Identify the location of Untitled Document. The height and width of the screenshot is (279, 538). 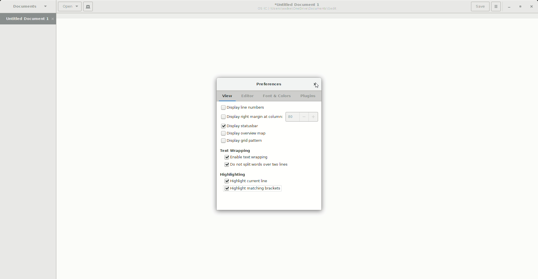
(294, 6).